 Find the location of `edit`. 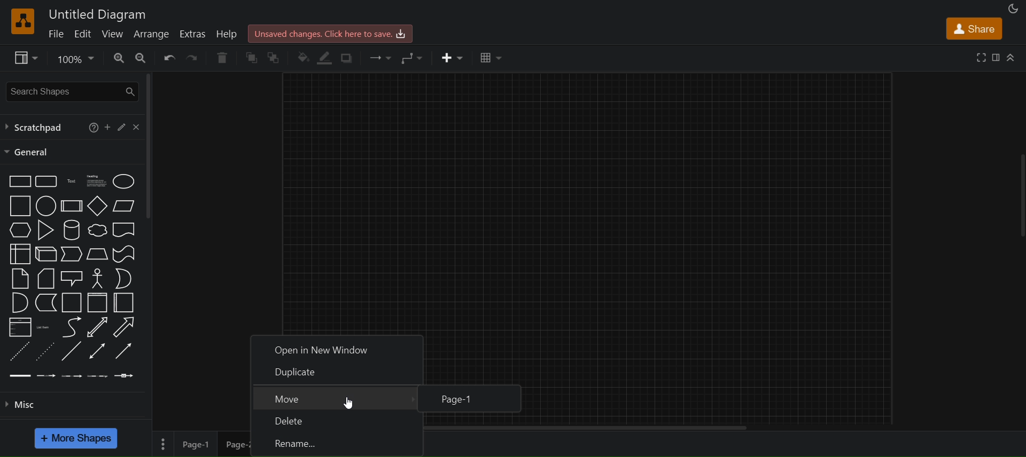

edit is located at coordinates (83, 34).